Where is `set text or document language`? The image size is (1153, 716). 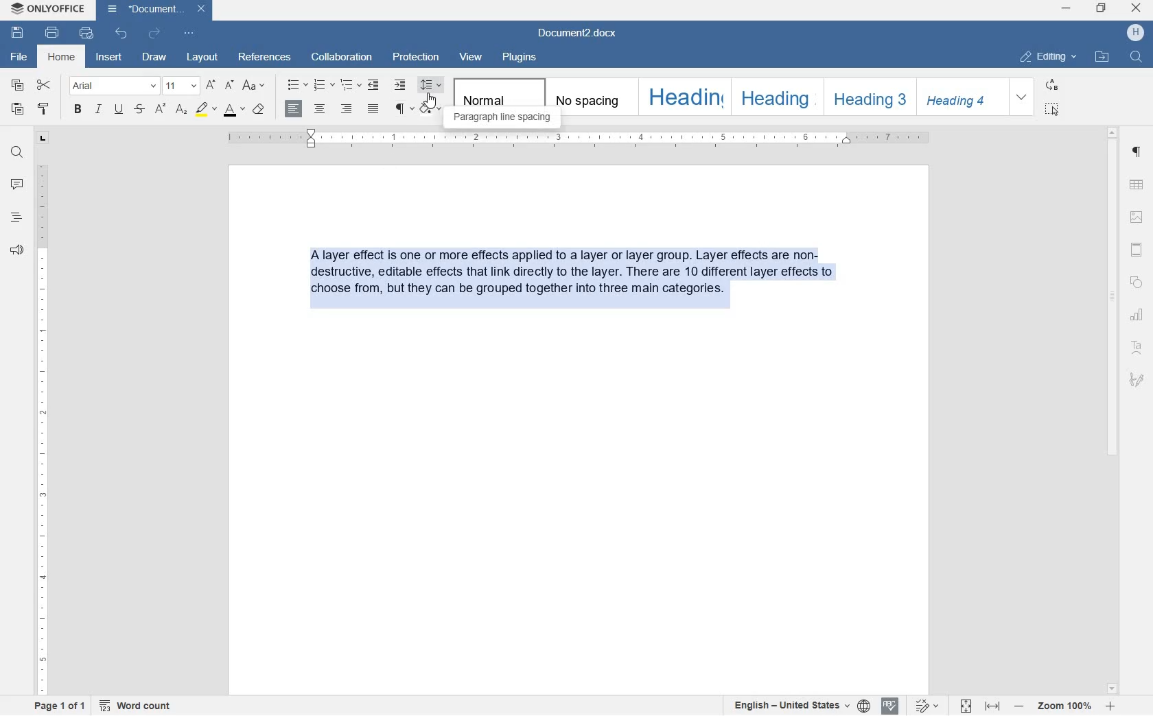 set text or document language is located at coordinates (798, 705).